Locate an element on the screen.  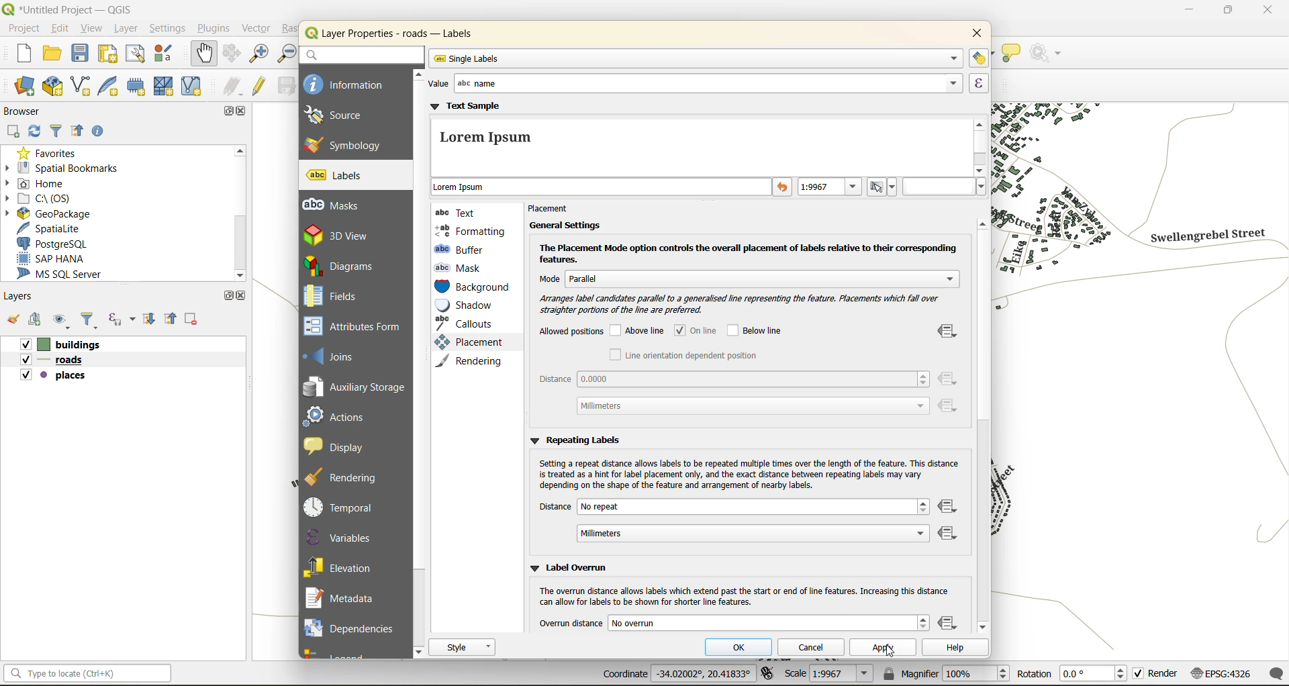
pan to selection is located at coordinates (232, 54).